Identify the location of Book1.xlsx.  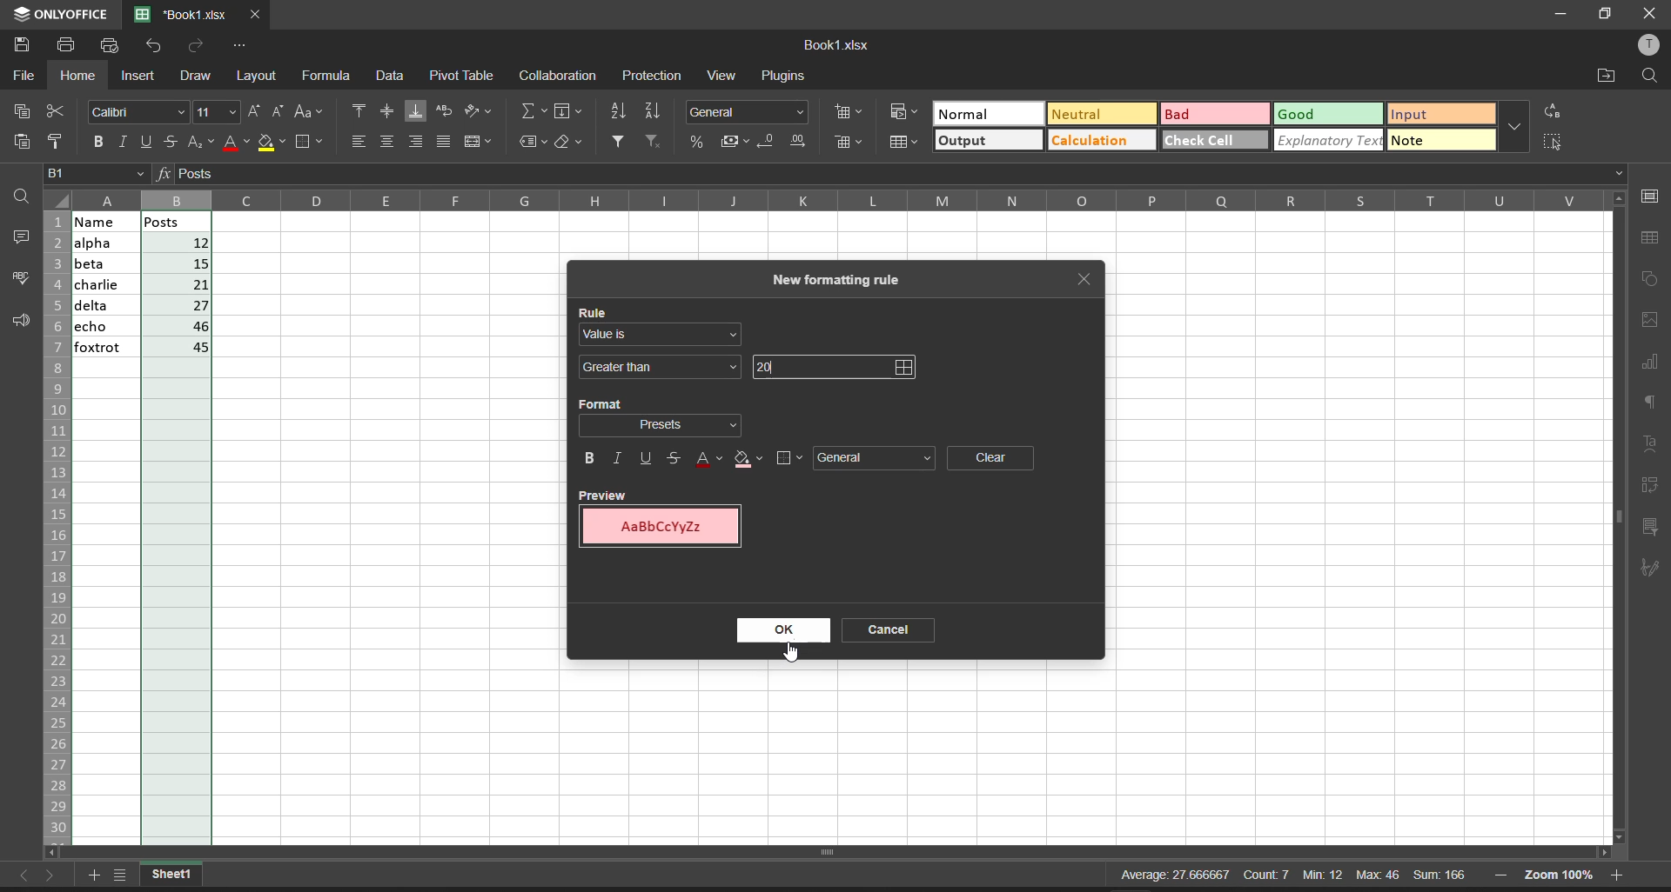
(835, 44).